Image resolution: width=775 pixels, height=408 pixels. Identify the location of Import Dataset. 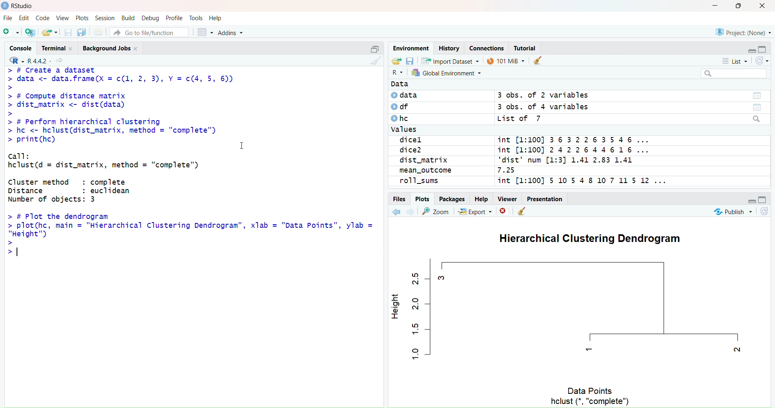
(452, 60).